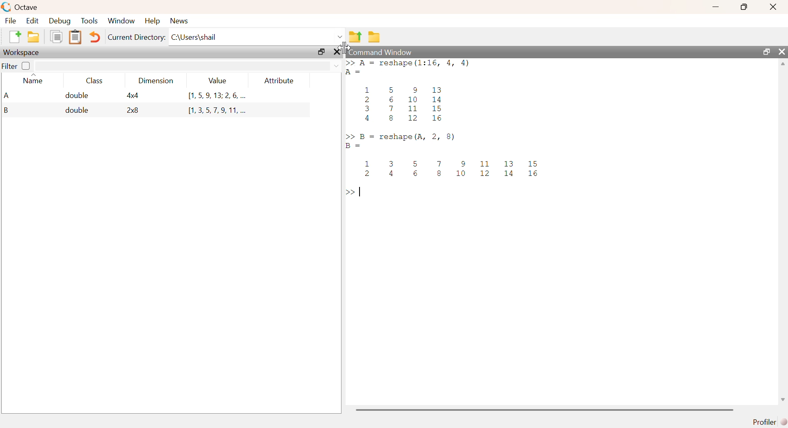 This screenshot has width=788, height=428. I want to click on class, so click(95, 81).